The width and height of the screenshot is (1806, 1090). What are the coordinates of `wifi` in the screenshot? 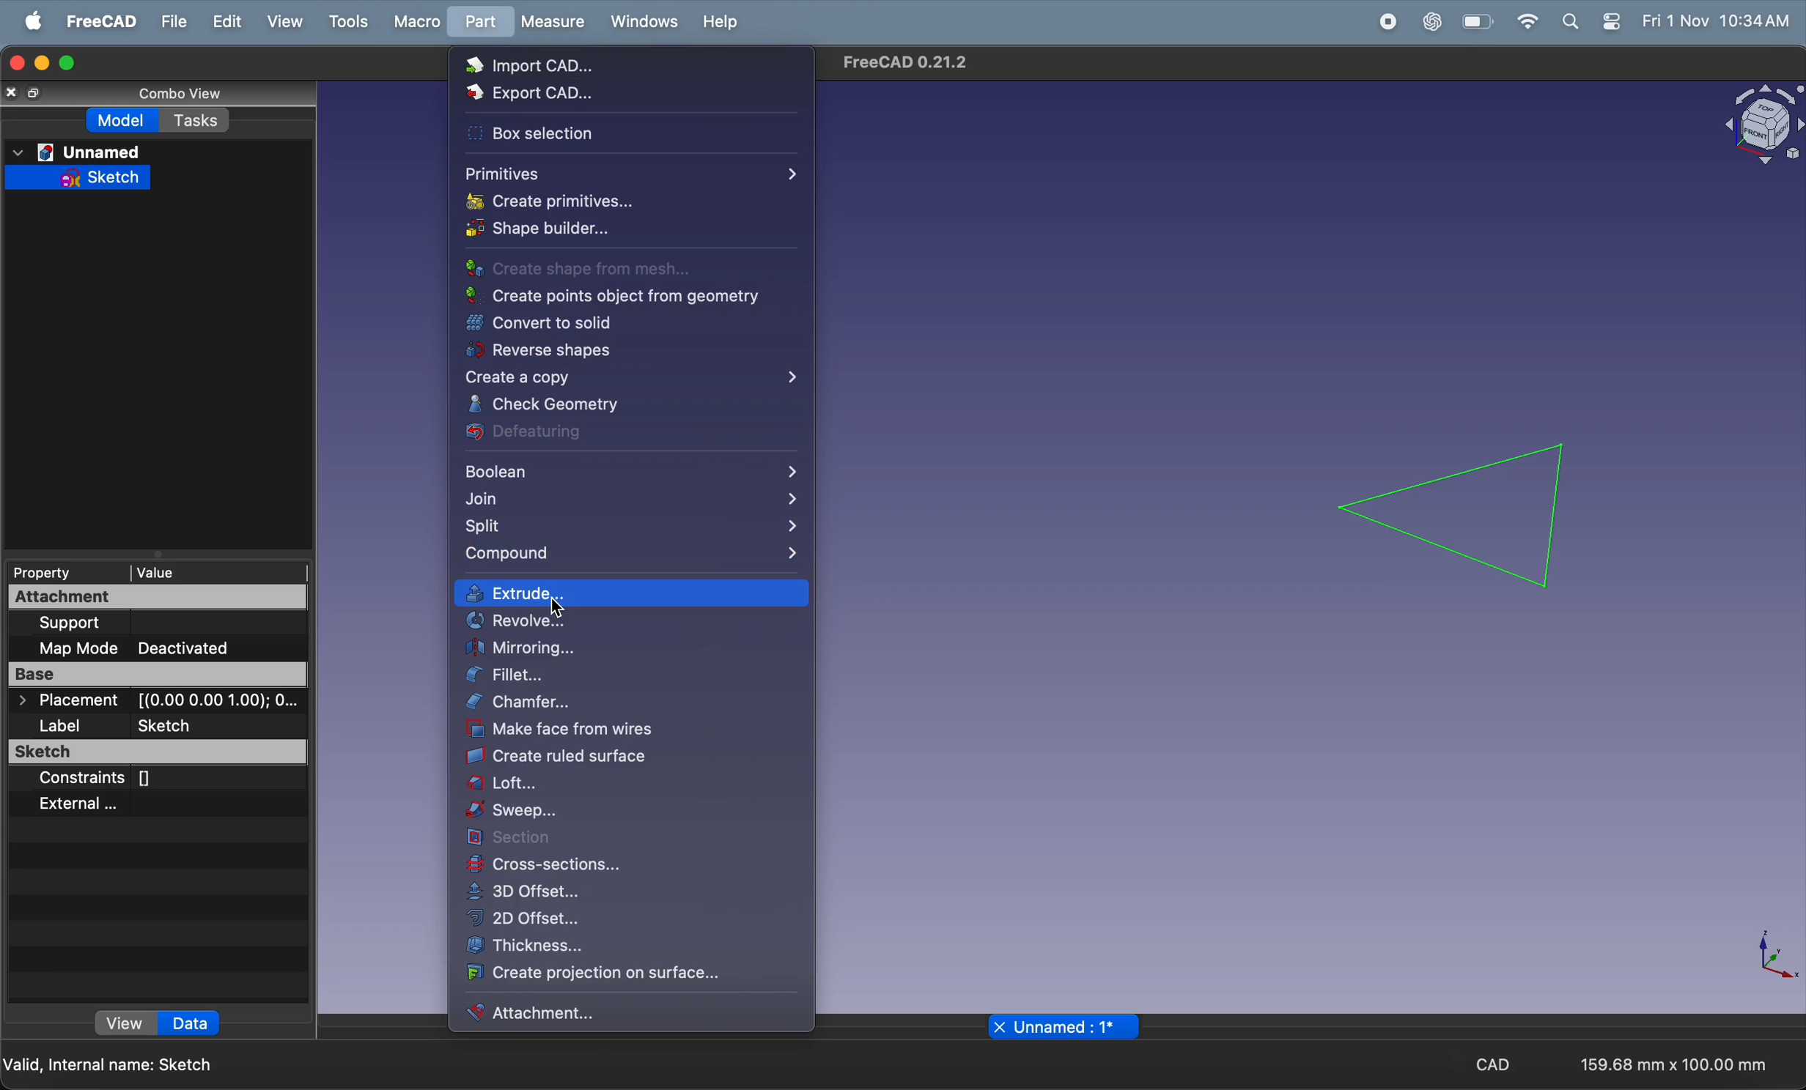 It's located at (1527, 21).